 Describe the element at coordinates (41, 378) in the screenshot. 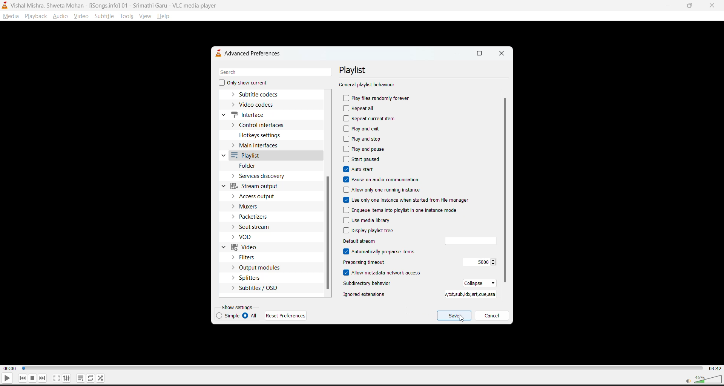

I see `next` at that location.